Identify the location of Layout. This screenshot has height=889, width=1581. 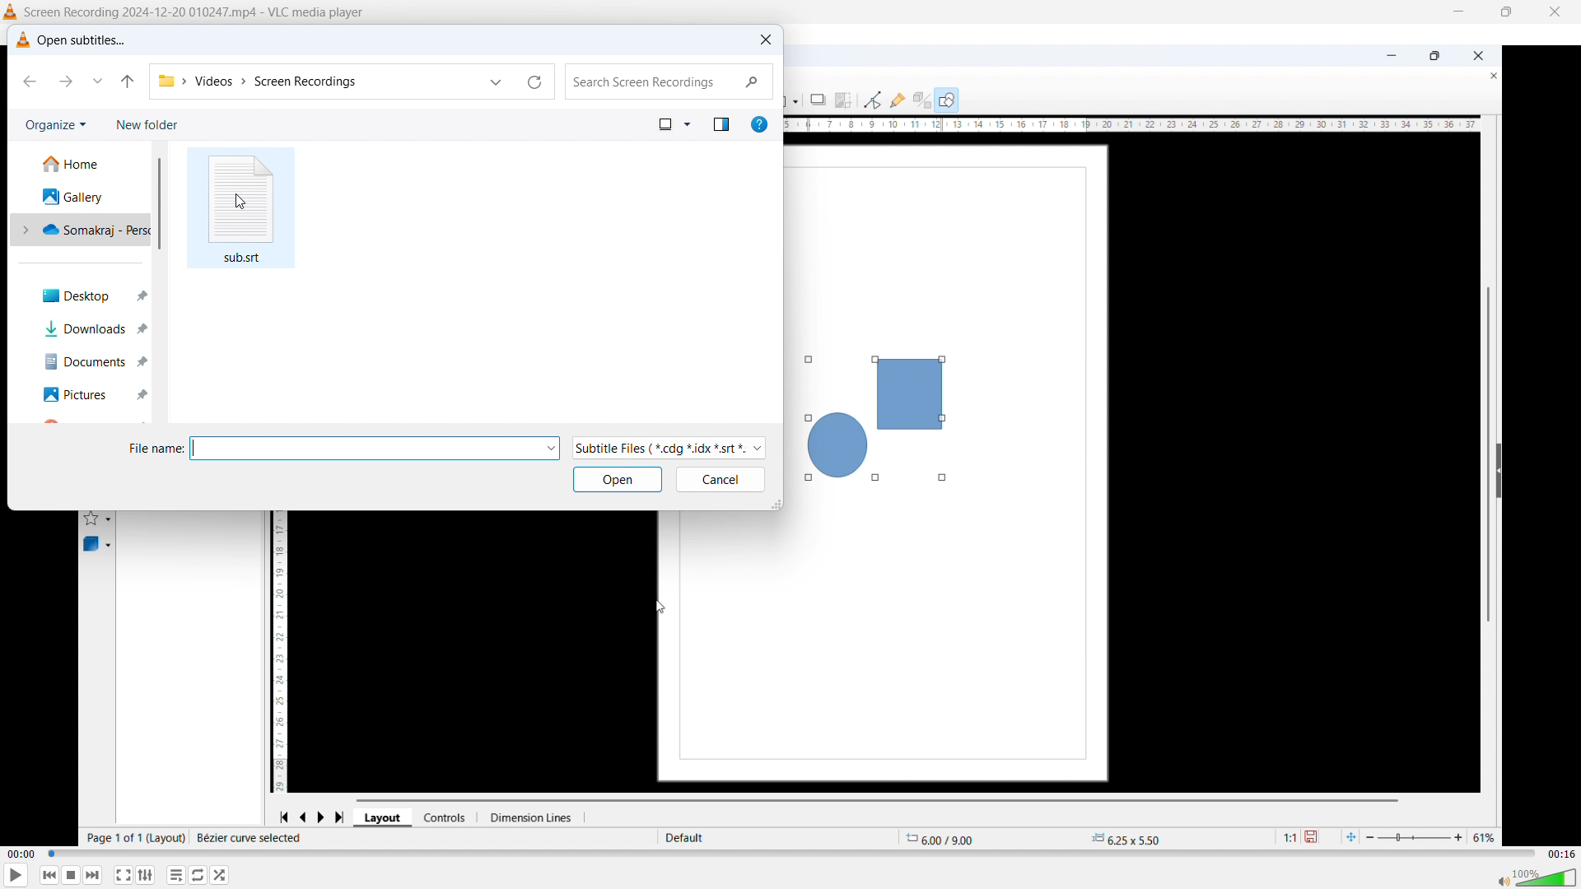
(385, 817).